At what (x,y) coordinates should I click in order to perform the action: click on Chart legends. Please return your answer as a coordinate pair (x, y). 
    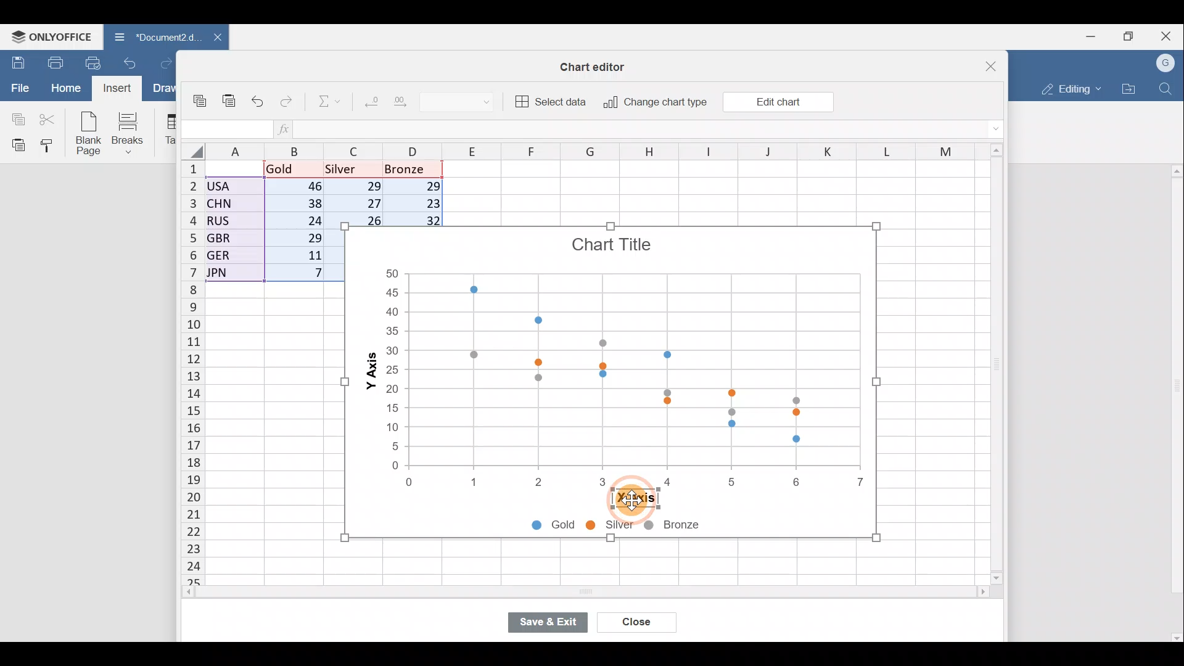
    Looking at the image, I should click on (635, 527).